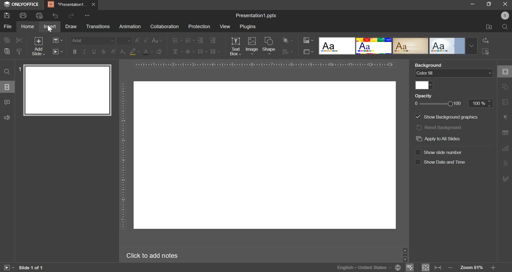 This screenshot has height=272, width=512. Describe the element at coordinates (39, 15) in the screenshot. I see `print preview` at that location.